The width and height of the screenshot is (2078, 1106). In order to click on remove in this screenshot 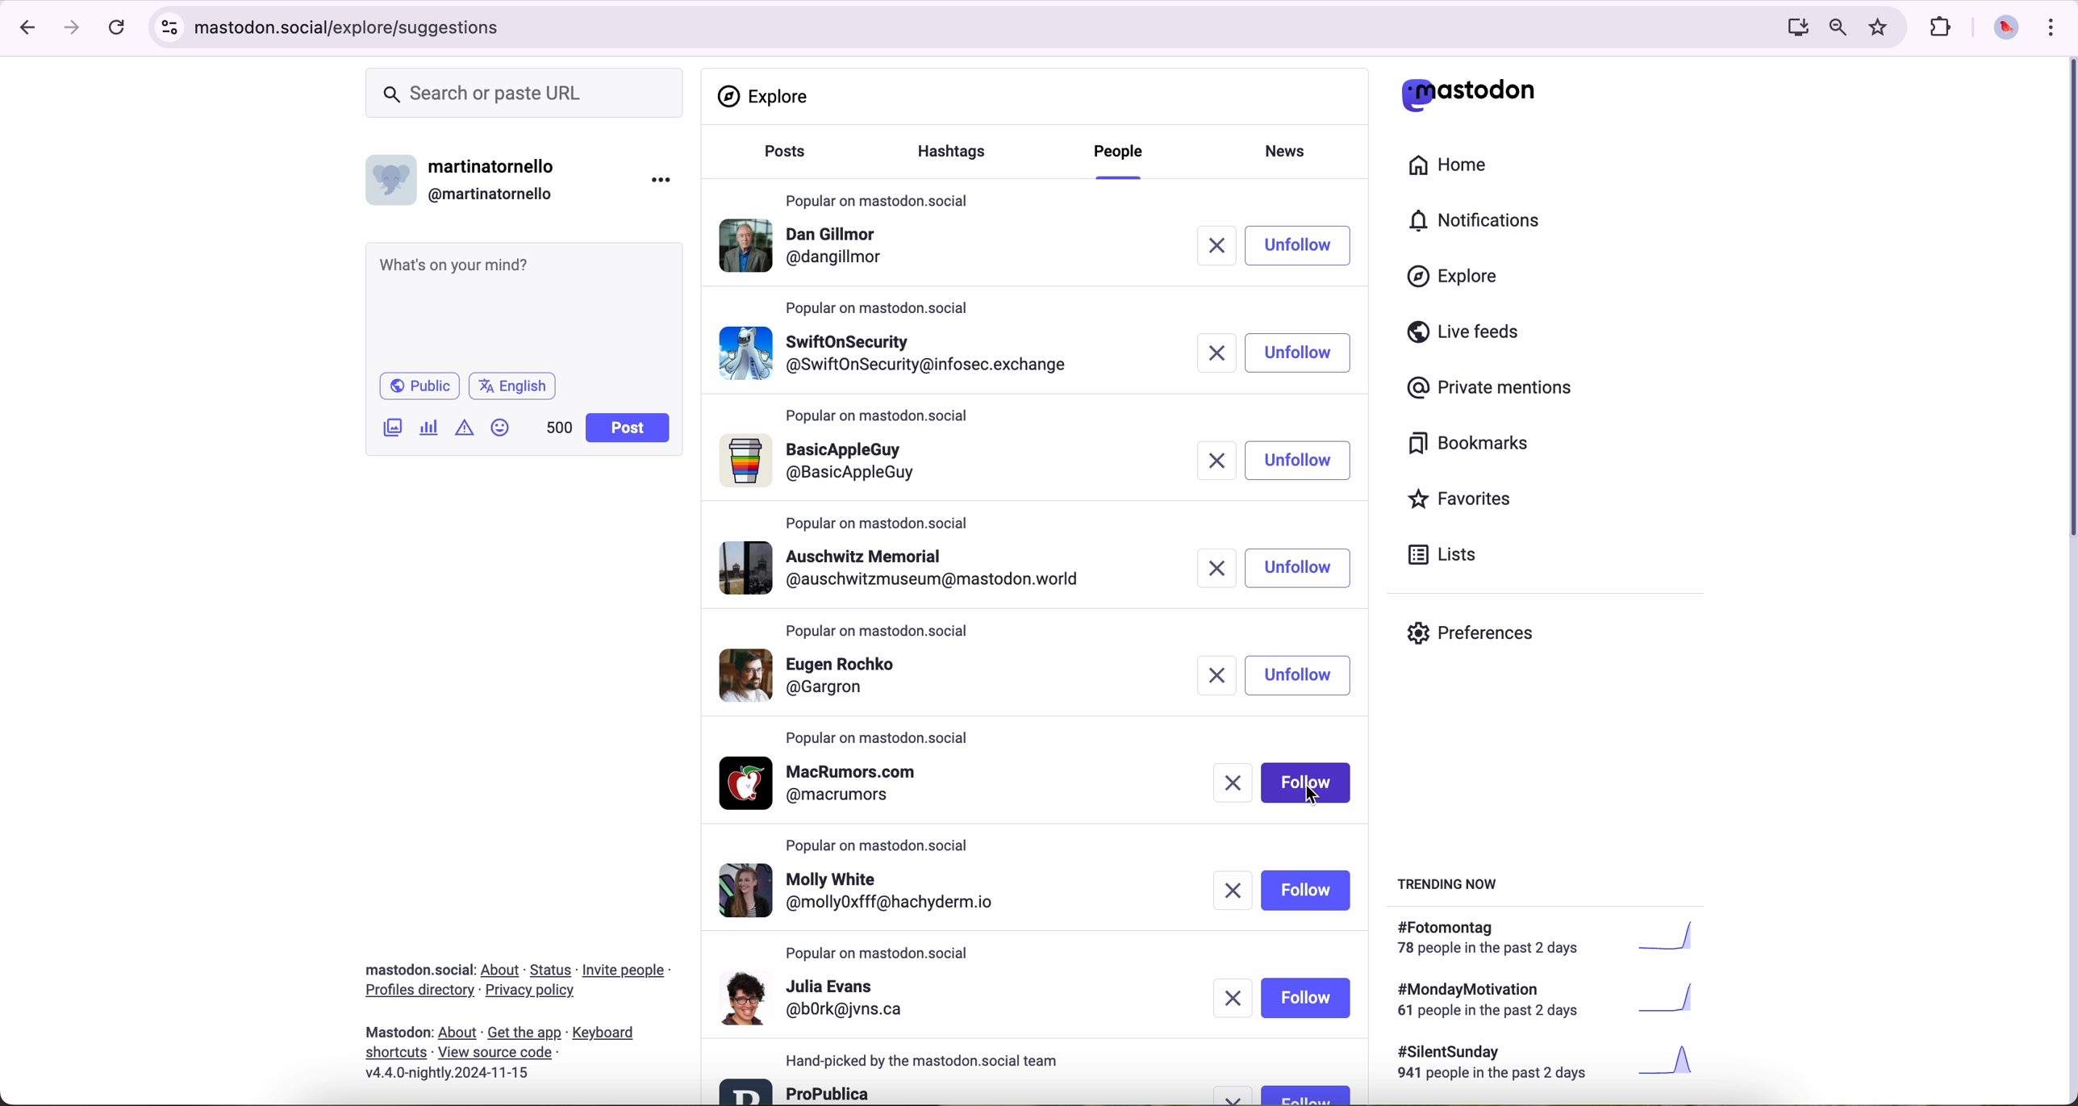, I will do `click(1233, 892)`.